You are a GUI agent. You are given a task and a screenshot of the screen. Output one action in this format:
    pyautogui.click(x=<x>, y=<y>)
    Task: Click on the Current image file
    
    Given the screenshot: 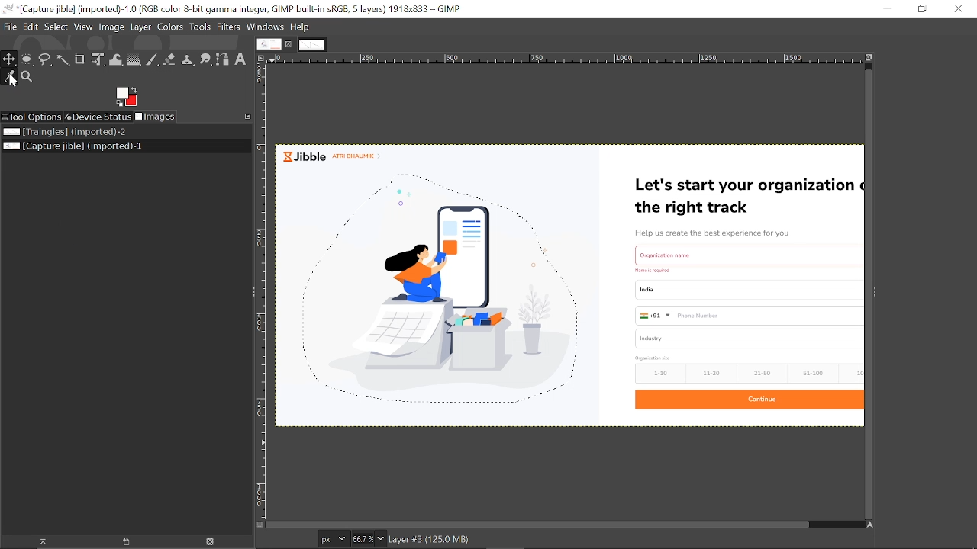 What is the action you would take?
    pyautogui.click(x=118, y=146)
    